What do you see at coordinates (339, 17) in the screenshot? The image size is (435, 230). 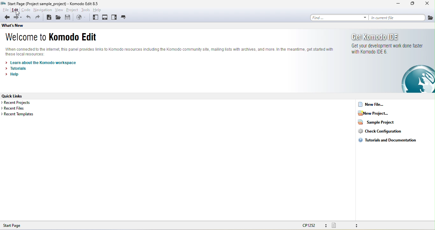 I see `find` at bounding box center [339, 17].